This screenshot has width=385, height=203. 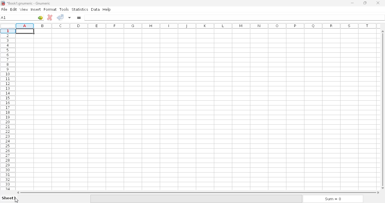 What do you see at coordinates (80, 9) in the screenshot?
I see `statistics` at bounding box center [80, 9].